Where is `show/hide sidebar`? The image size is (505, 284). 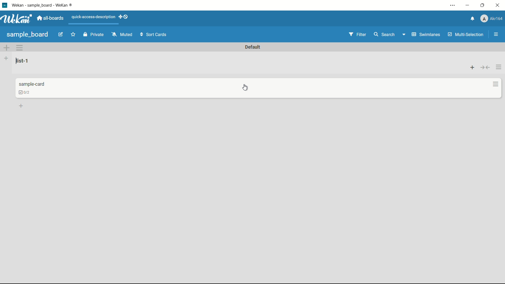
show/hide sidebar is located at coordinates (496, 34).